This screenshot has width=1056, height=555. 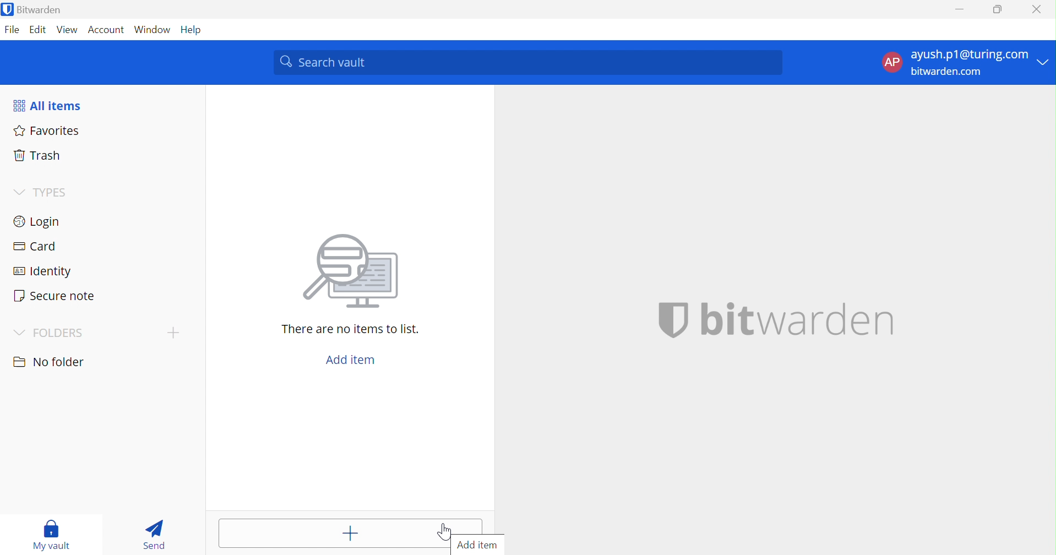 I want to click on Login, so click(x=39, y=223).